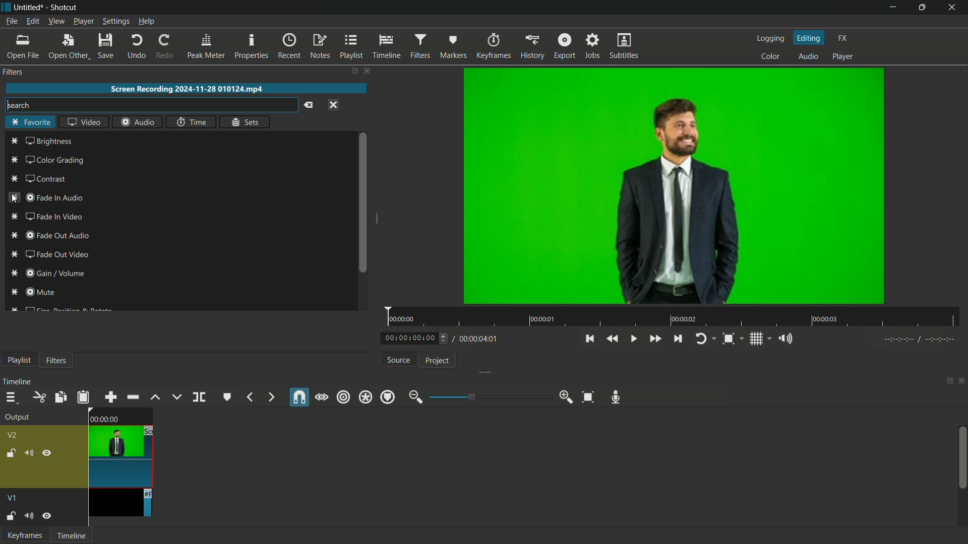 The image size is (968, 544). I want to click on open file, so click(22, 47).